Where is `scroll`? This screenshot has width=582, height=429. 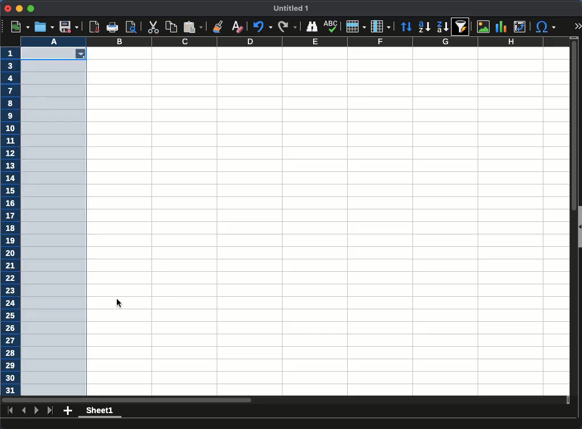
scroll is located at coordinates (570, 221).